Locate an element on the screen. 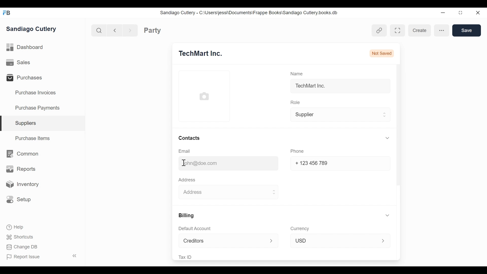 The width and height of the screenshot is (487, 274). Role is located at coordinates (295, 102).